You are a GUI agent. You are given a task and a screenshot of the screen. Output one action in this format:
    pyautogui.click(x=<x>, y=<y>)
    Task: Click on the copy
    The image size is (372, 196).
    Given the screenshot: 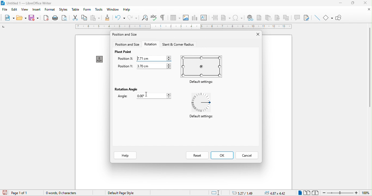 What is the action you would take?
    pyautogui.click(x=84, y=18)
    